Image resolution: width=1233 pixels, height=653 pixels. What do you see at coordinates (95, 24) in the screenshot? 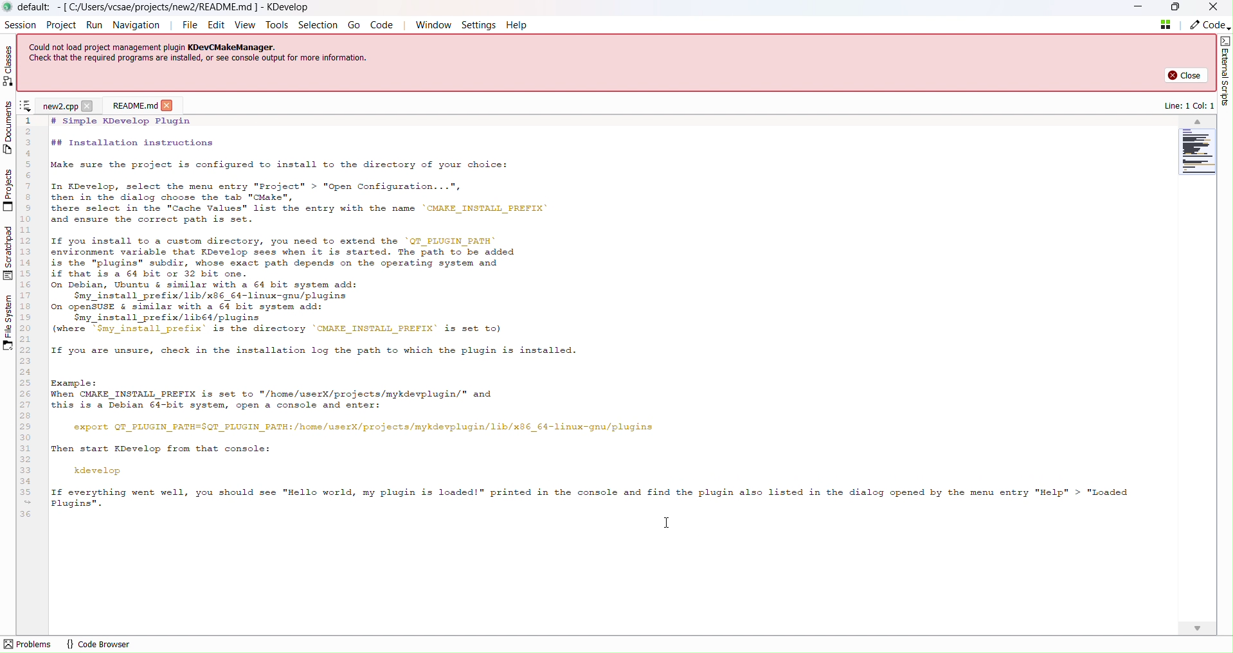
I see `Run` at bounding box center [95, 24].